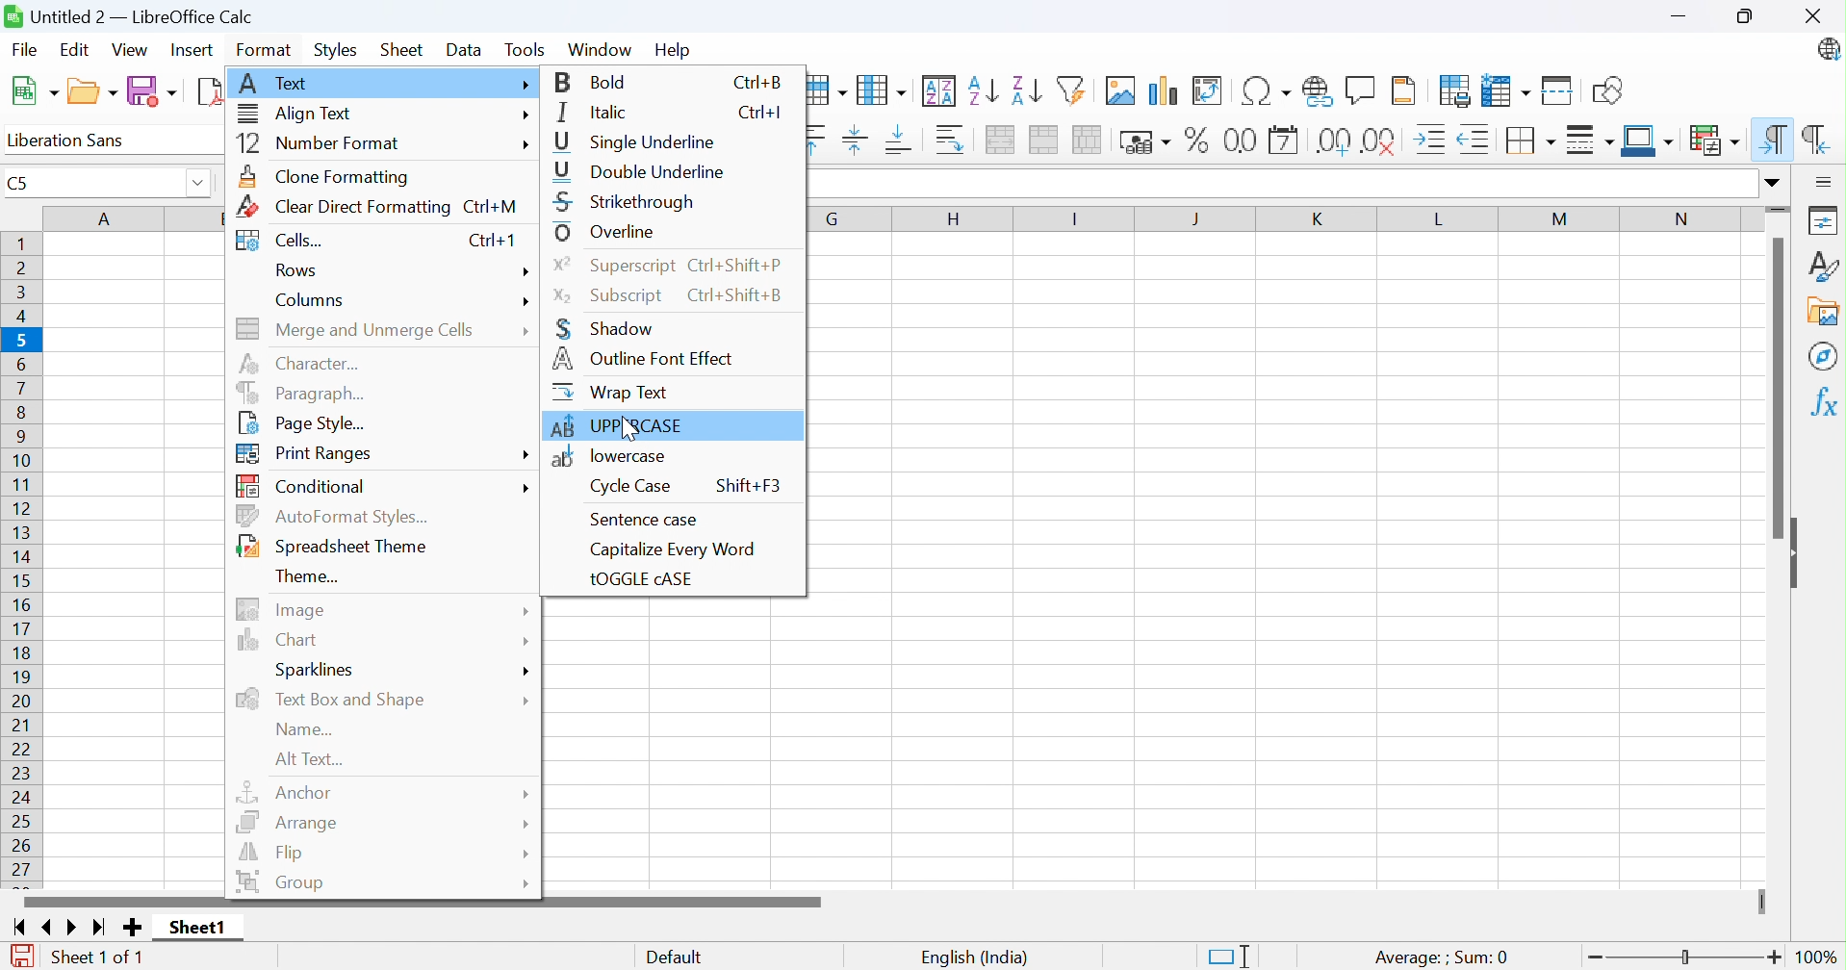 This screenshot has width=1846, height=970. I want to click on Capitalize every word, so click(671, 552).